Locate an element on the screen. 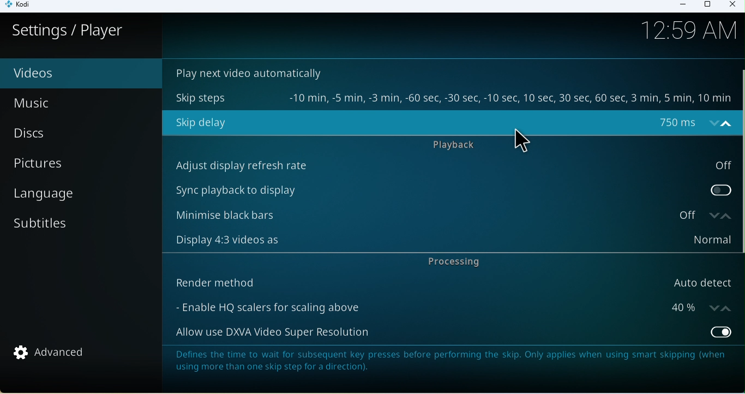 The image size is (745, 394). Skip delay is located at coordinates (435, 122).